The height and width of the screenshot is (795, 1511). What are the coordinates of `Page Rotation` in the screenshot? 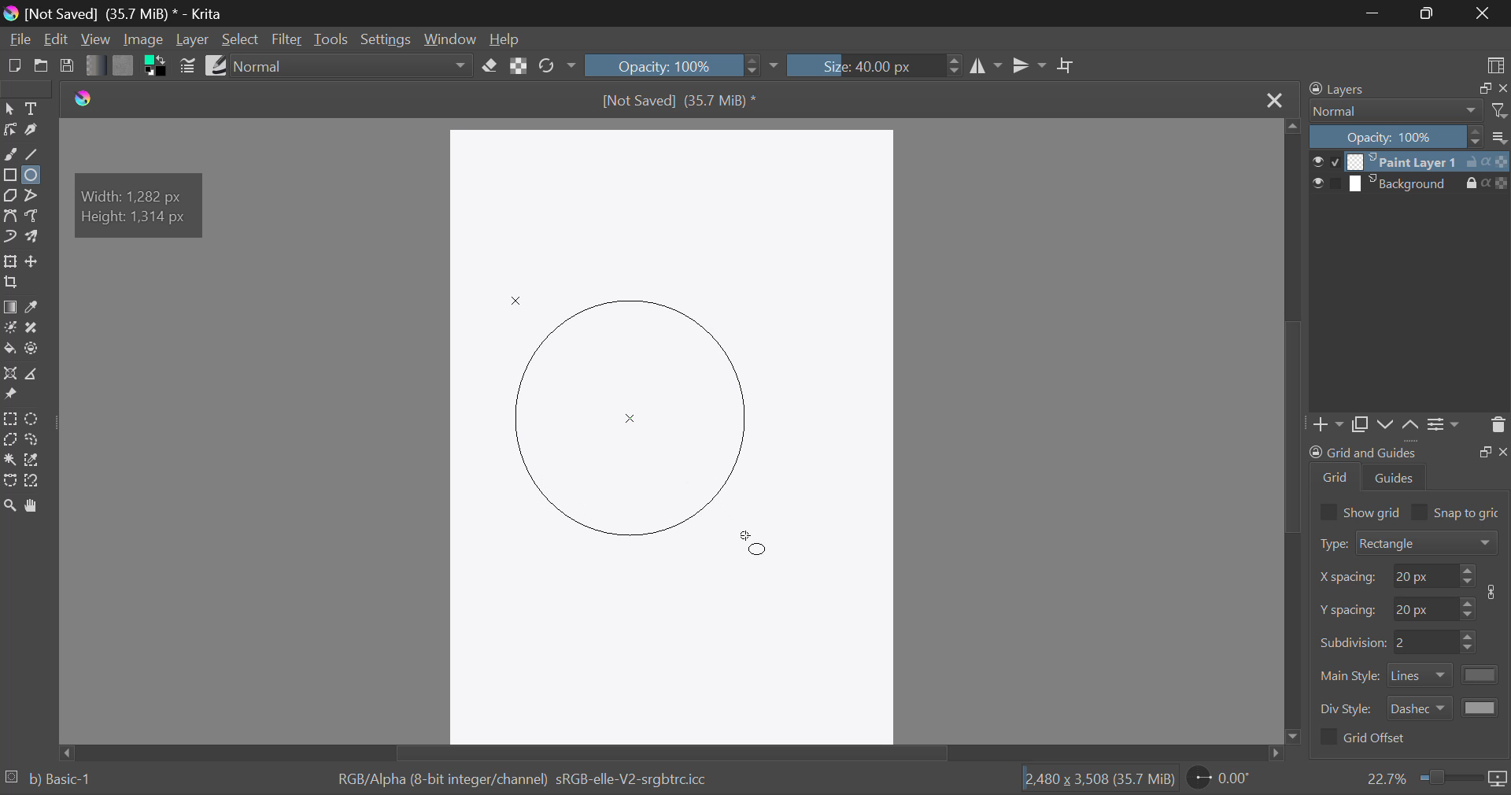 It's located at (1223, 780).